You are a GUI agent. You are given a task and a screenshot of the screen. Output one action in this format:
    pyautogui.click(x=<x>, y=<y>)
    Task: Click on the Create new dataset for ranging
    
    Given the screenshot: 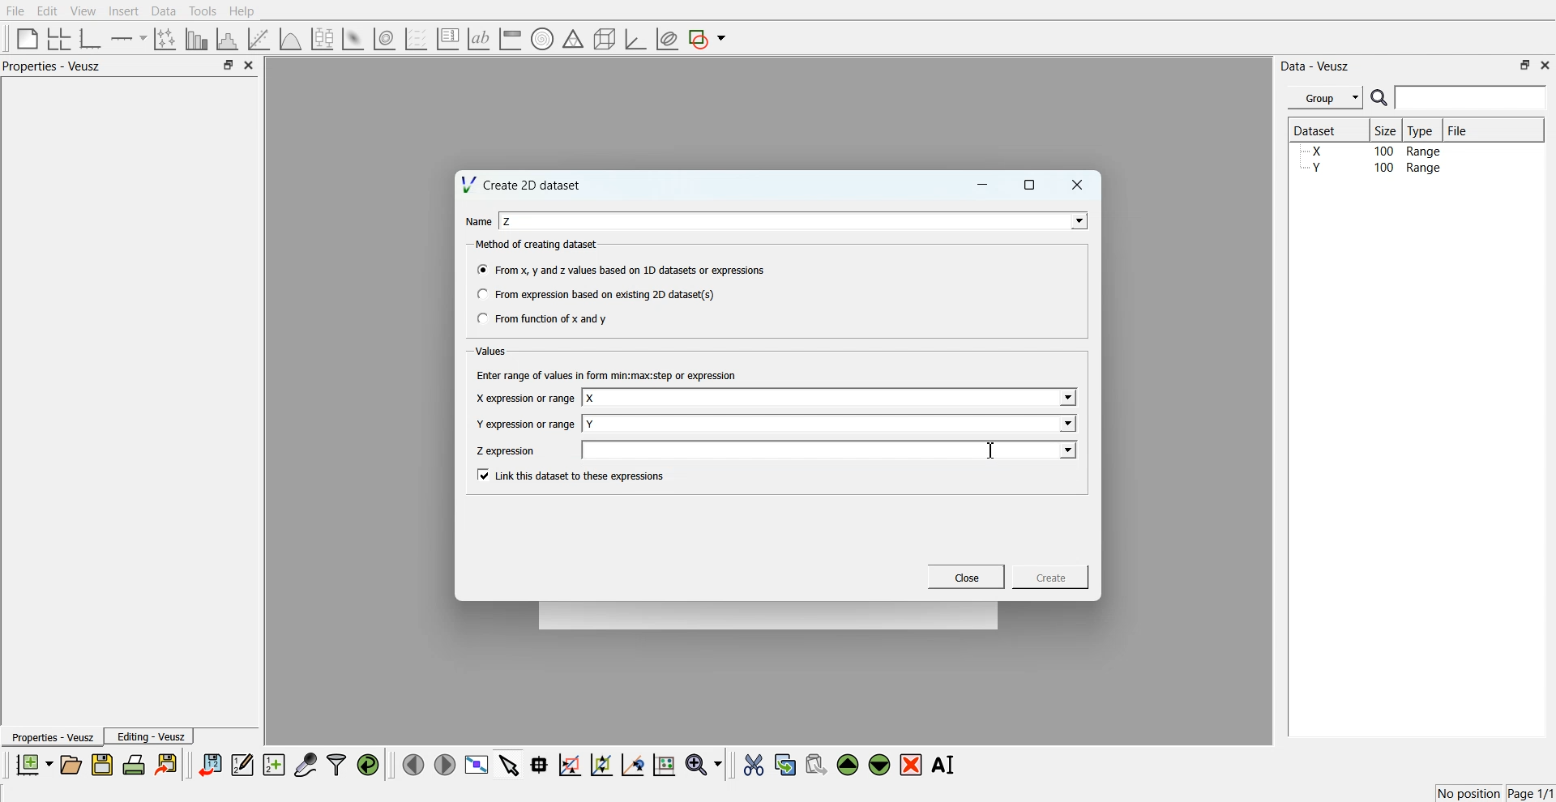 What is the action you would take?
    pyautogui.click(x=273, y=765)
    